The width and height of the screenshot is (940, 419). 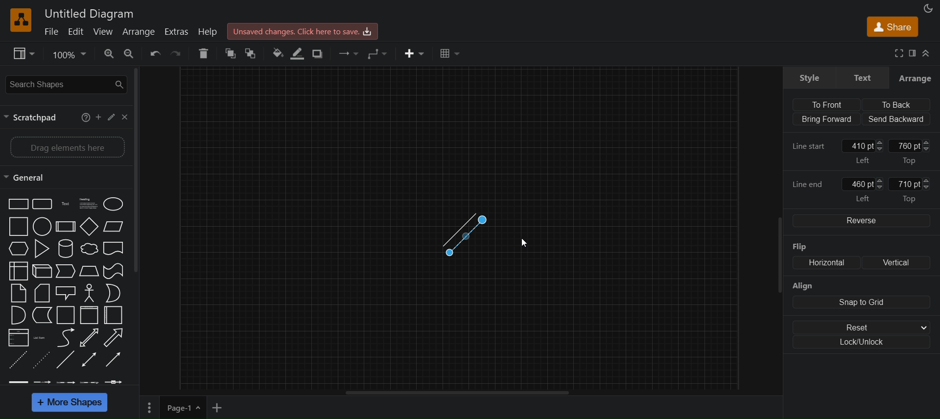 I want to click on page, so click(x=150, y=407).